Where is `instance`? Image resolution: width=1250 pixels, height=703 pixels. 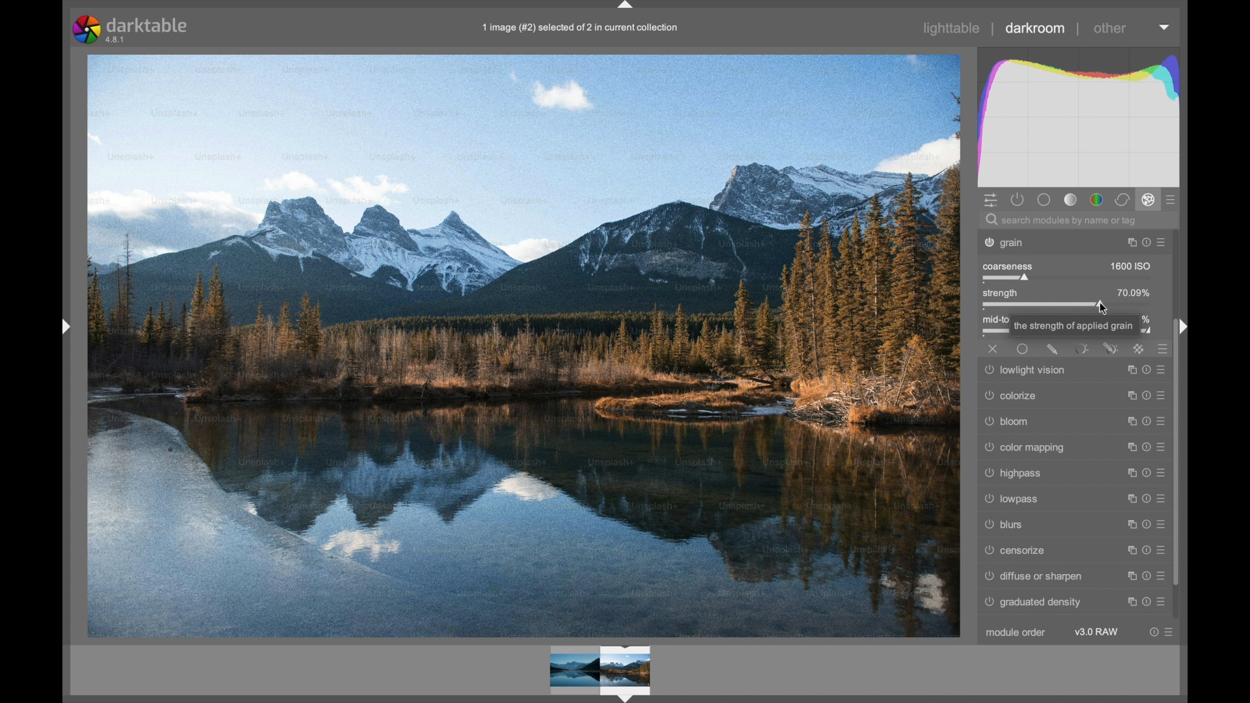
instance is located at coordinates (1128, 368).